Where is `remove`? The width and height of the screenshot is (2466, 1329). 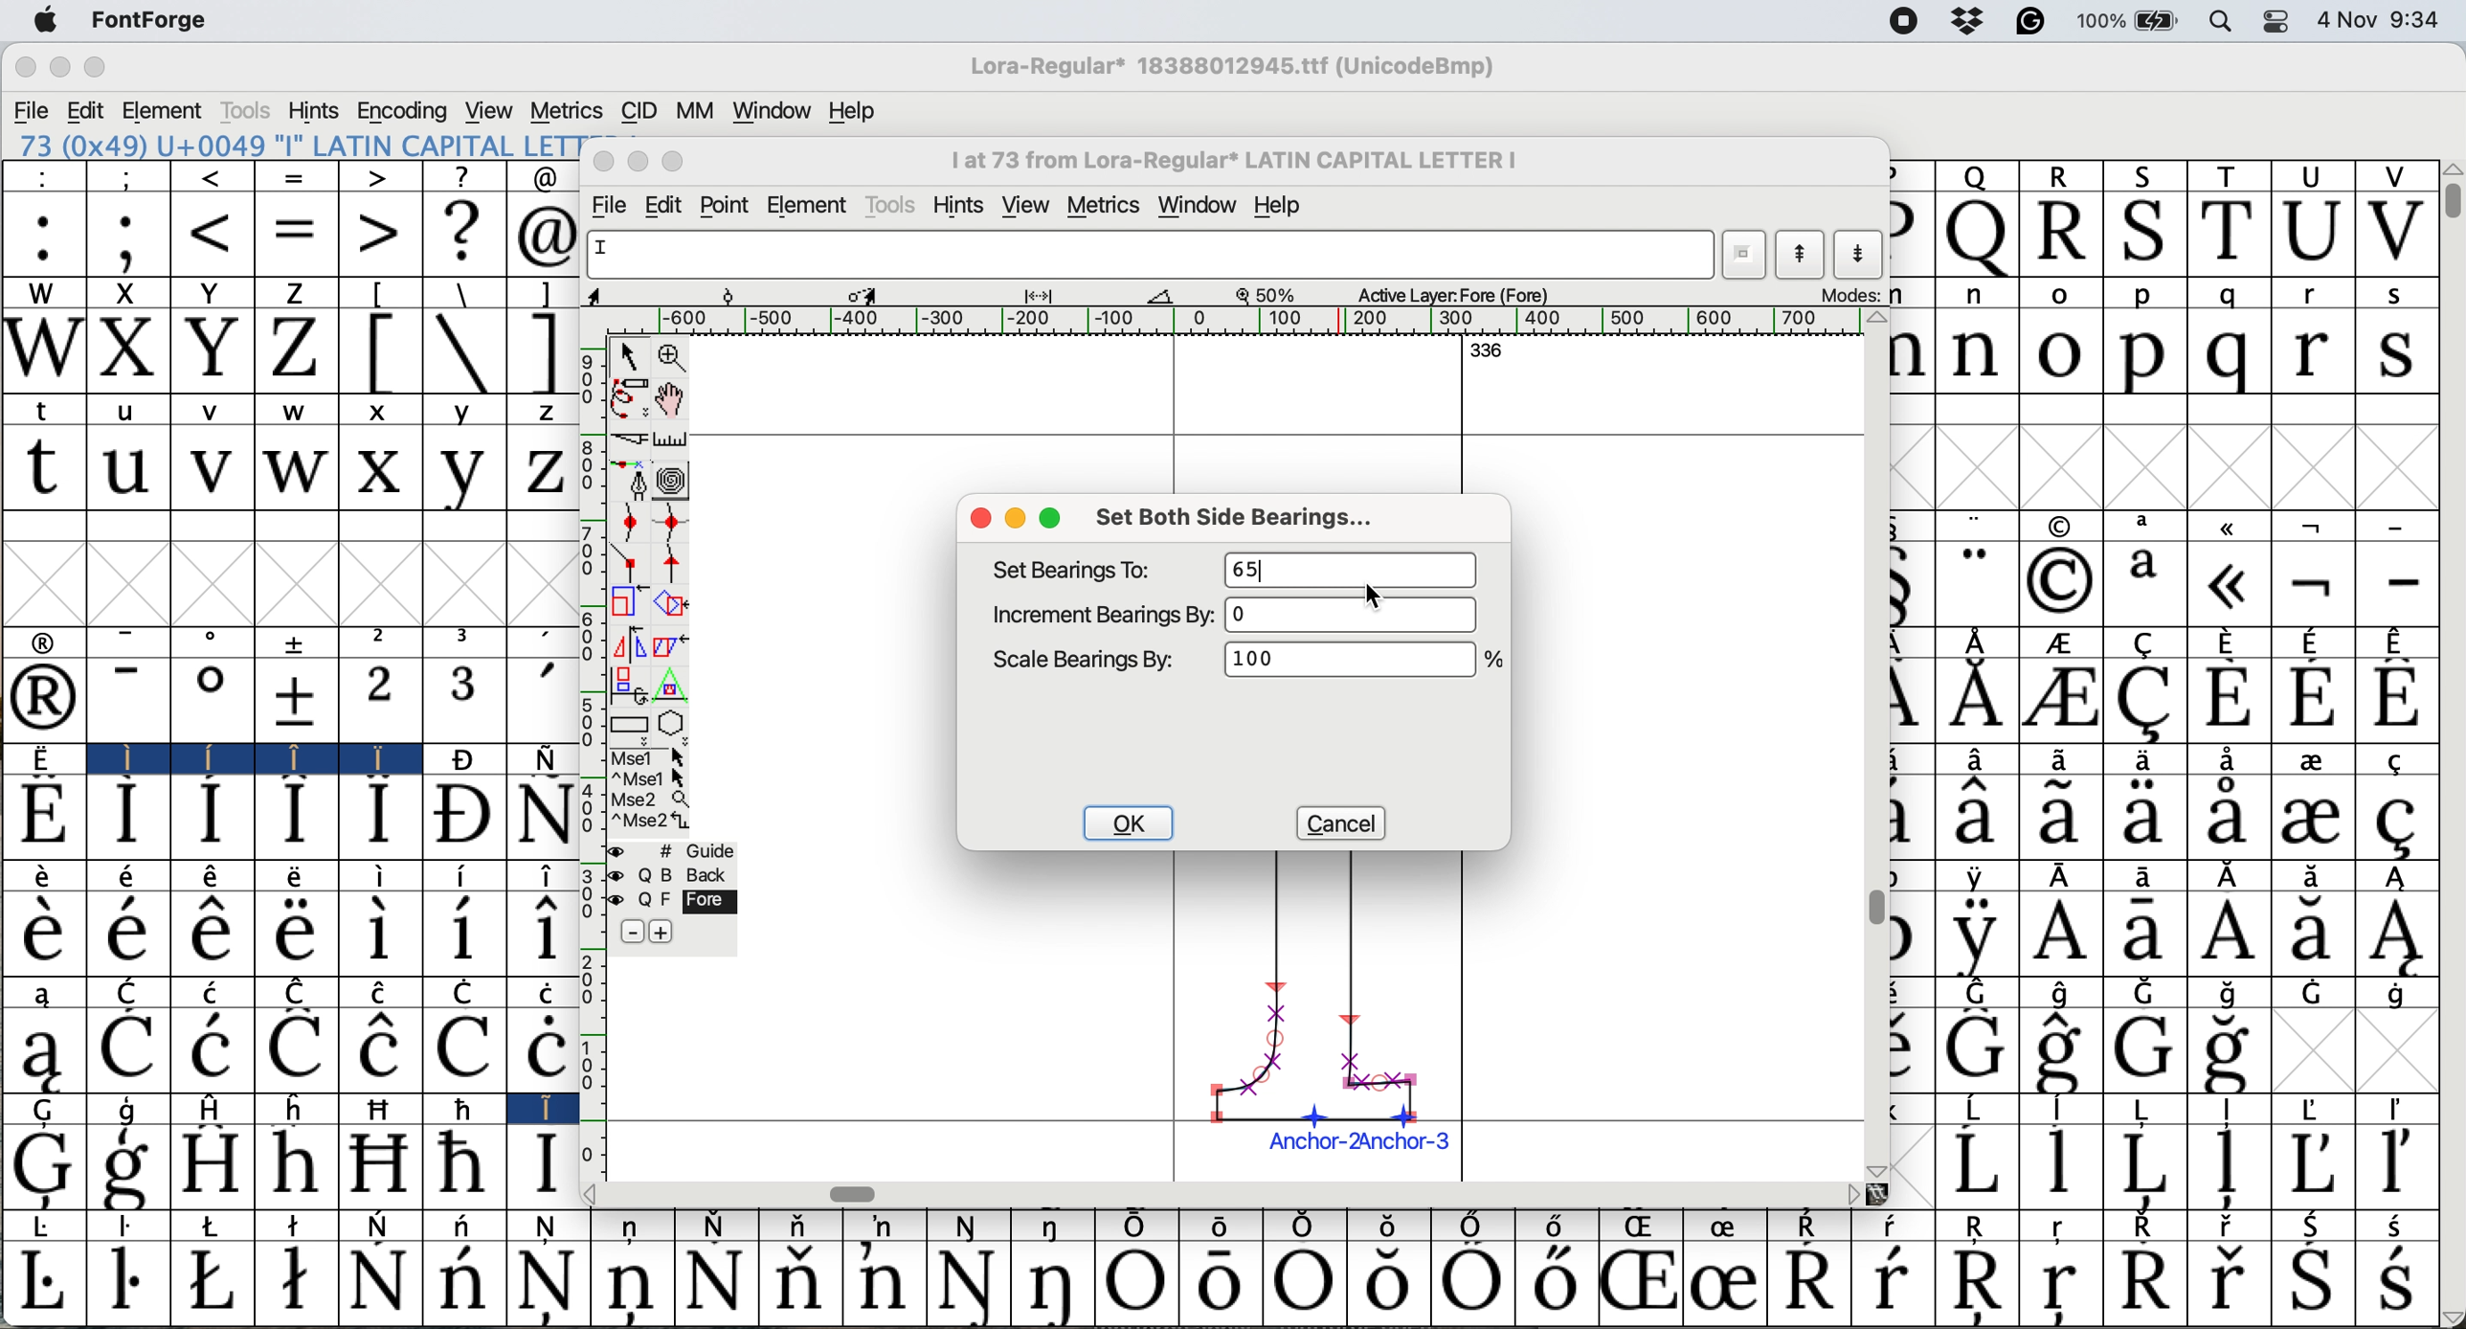 remove is located at coordinates (632, 933).